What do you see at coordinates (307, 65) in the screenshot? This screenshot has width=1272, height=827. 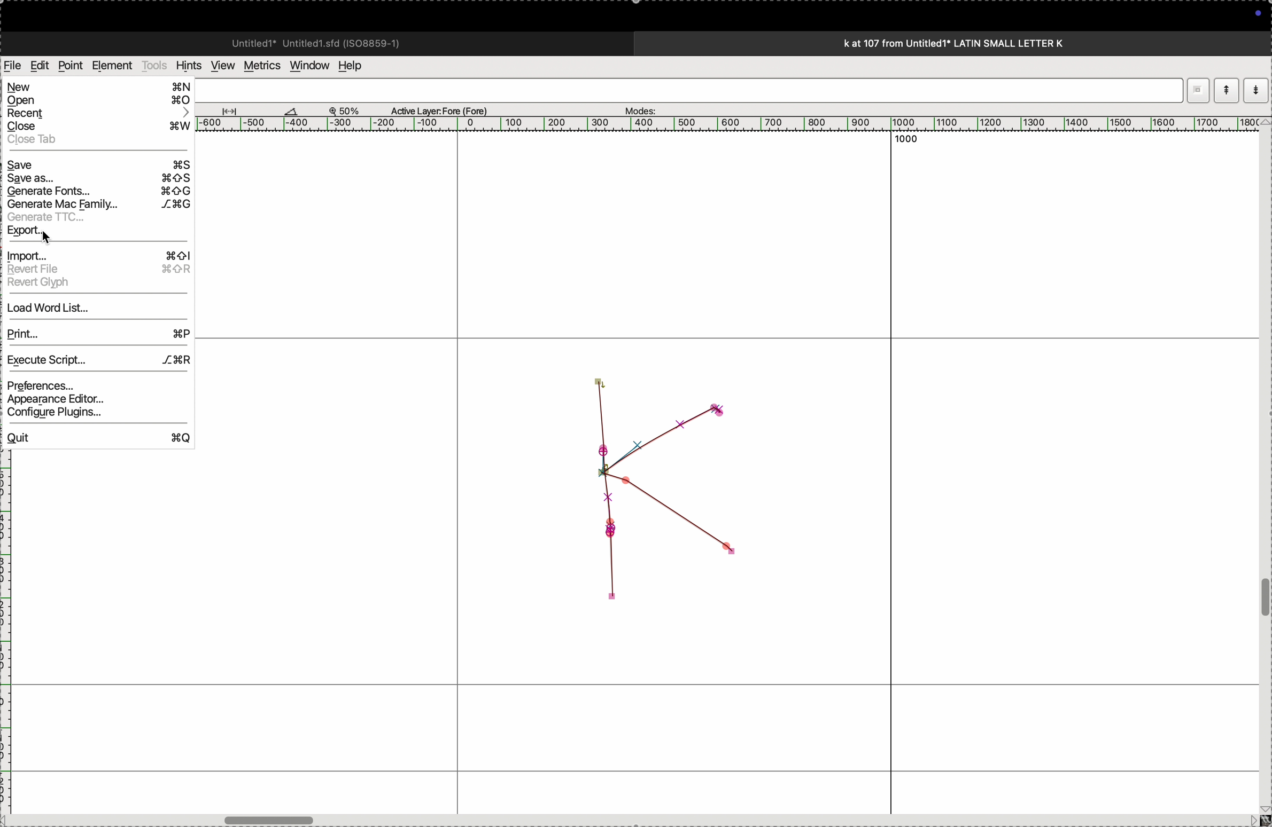 I see `window` at bounding box center [307, 65].